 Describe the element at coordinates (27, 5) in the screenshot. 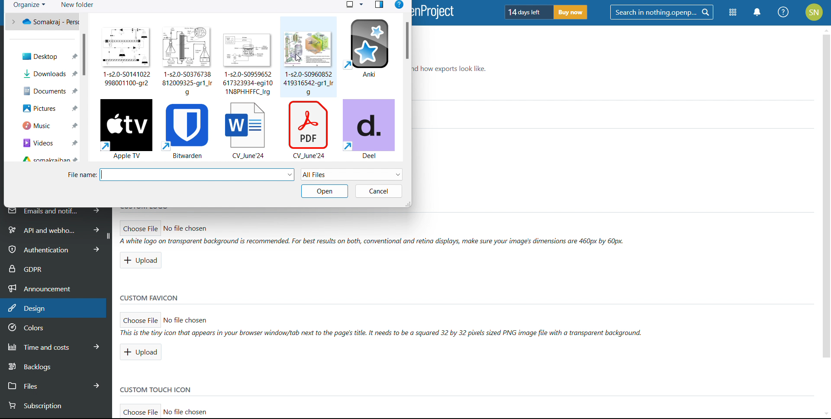

I see `organize` at that location.